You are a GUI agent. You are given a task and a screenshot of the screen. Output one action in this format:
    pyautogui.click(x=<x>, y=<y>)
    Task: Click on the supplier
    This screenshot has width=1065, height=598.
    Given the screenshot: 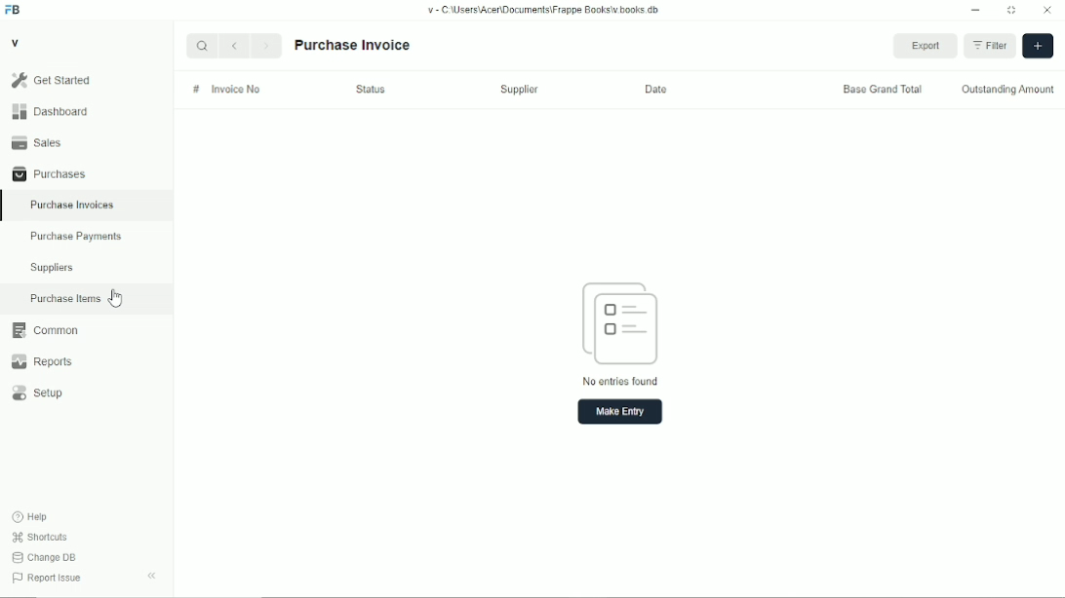 What is the action you would take?
    pyautogui.click(x=519, y=89)
    